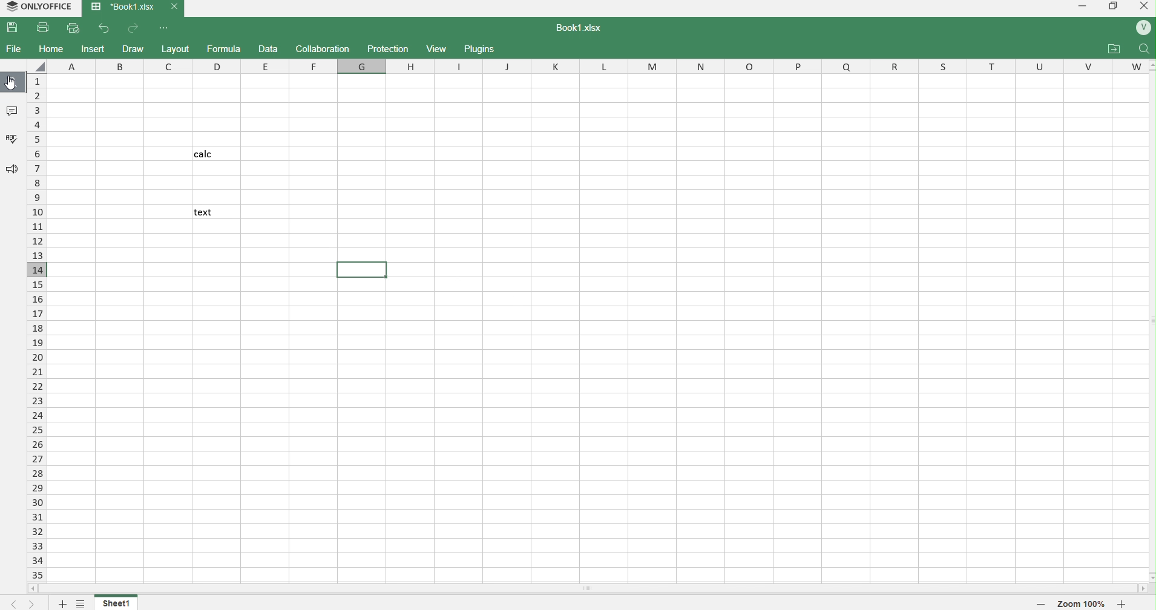 This screenshot has width=1156, height=610. I want to click on print, so click(46, 28).